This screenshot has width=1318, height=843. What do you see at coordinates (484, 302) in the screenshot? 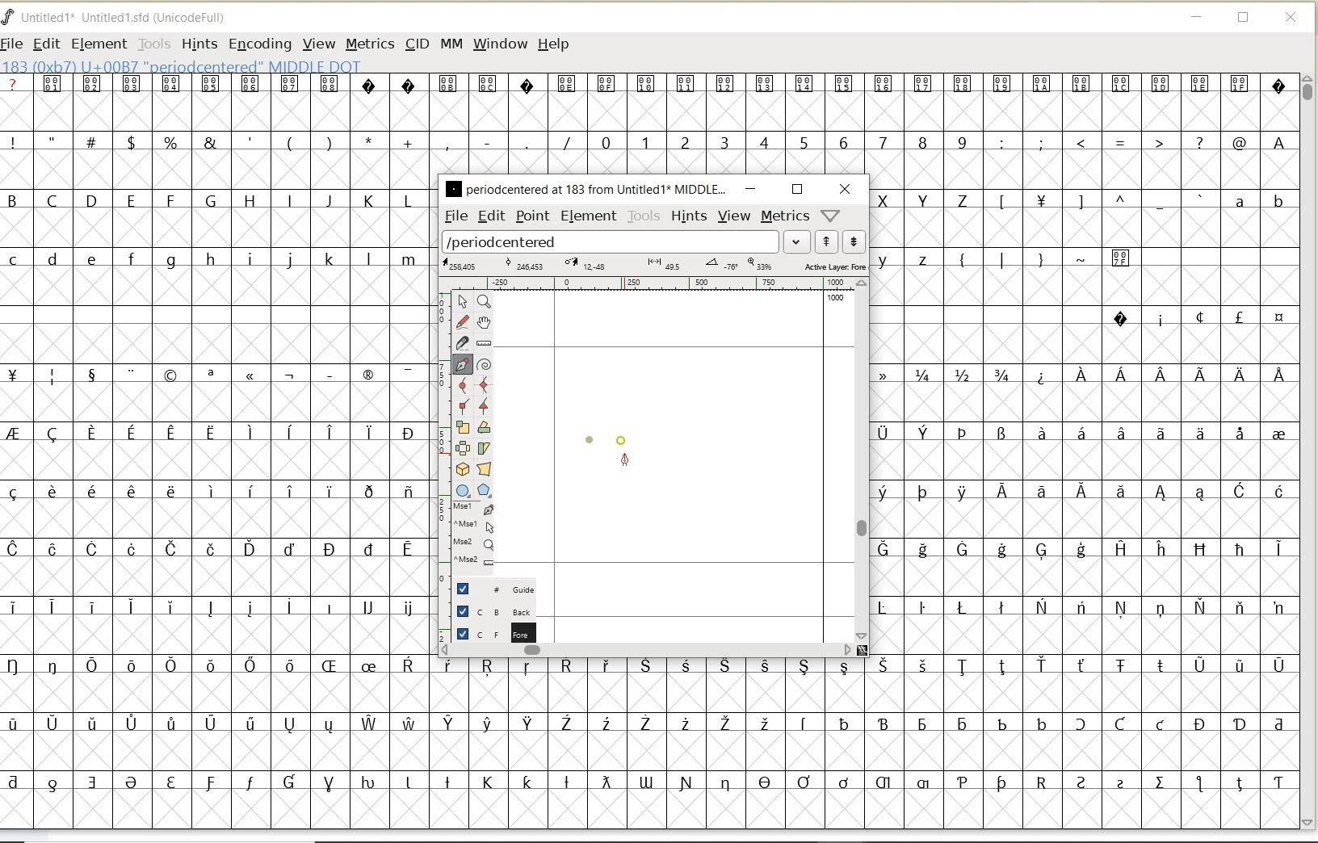
I see `Magnify` at bounding box center [484, 302].